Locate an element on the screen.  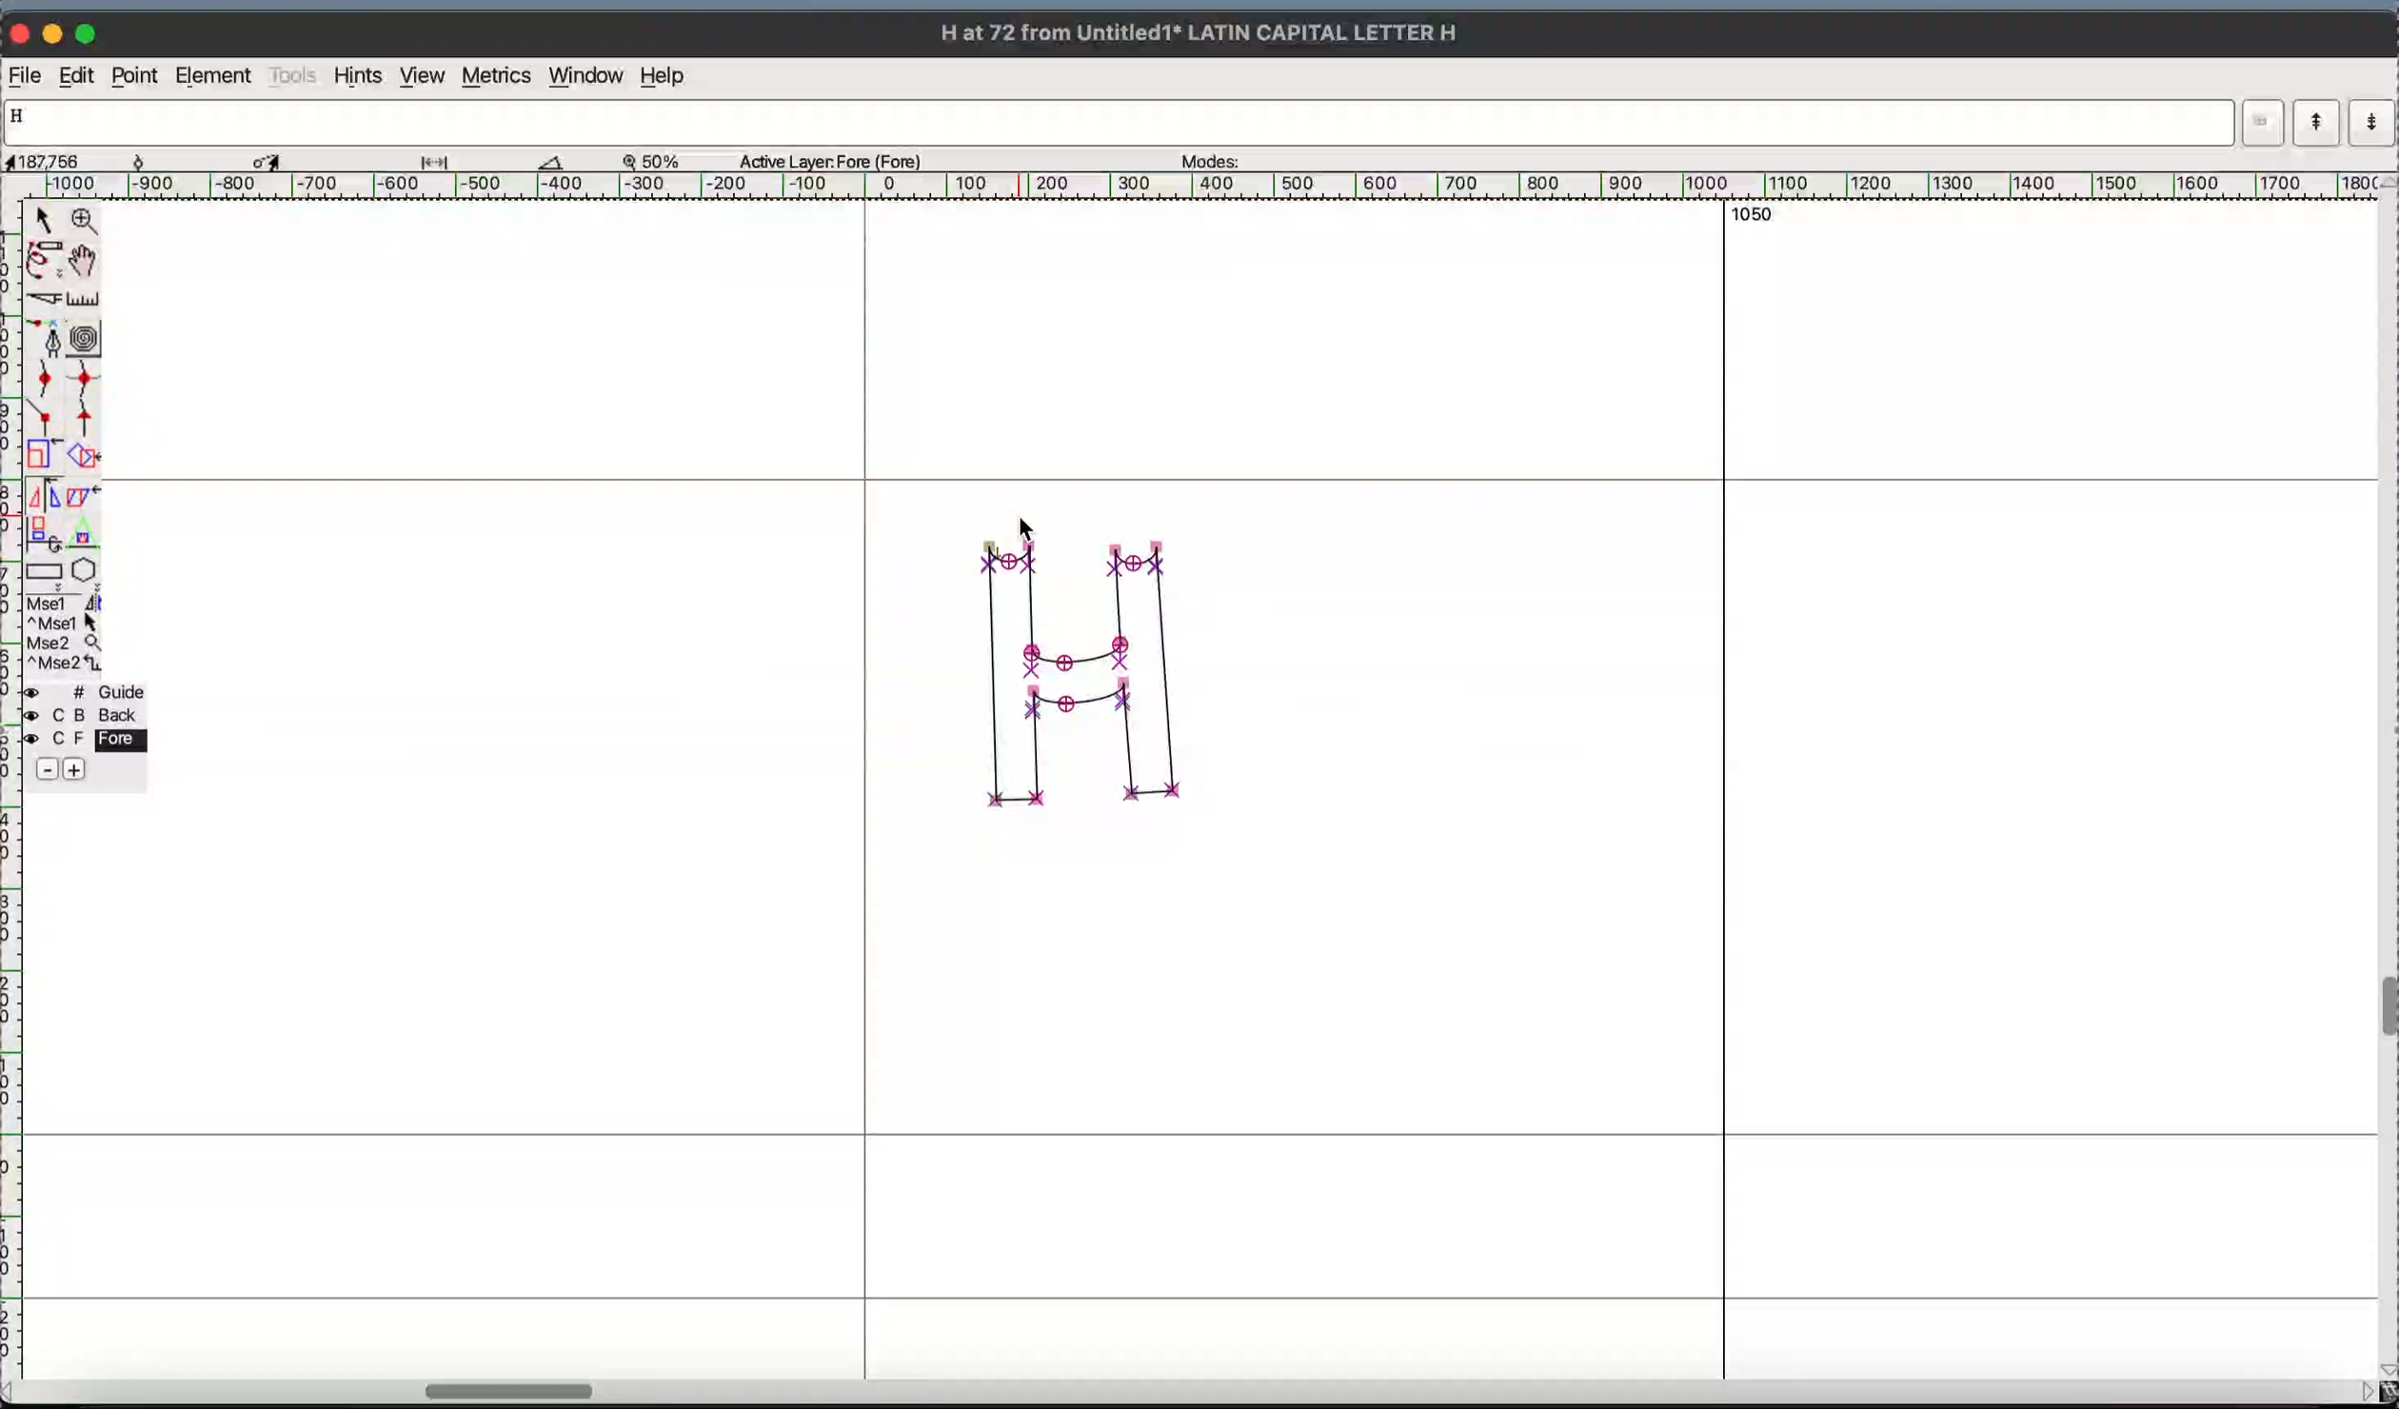
layer palette is located at coordinates (88, 731).